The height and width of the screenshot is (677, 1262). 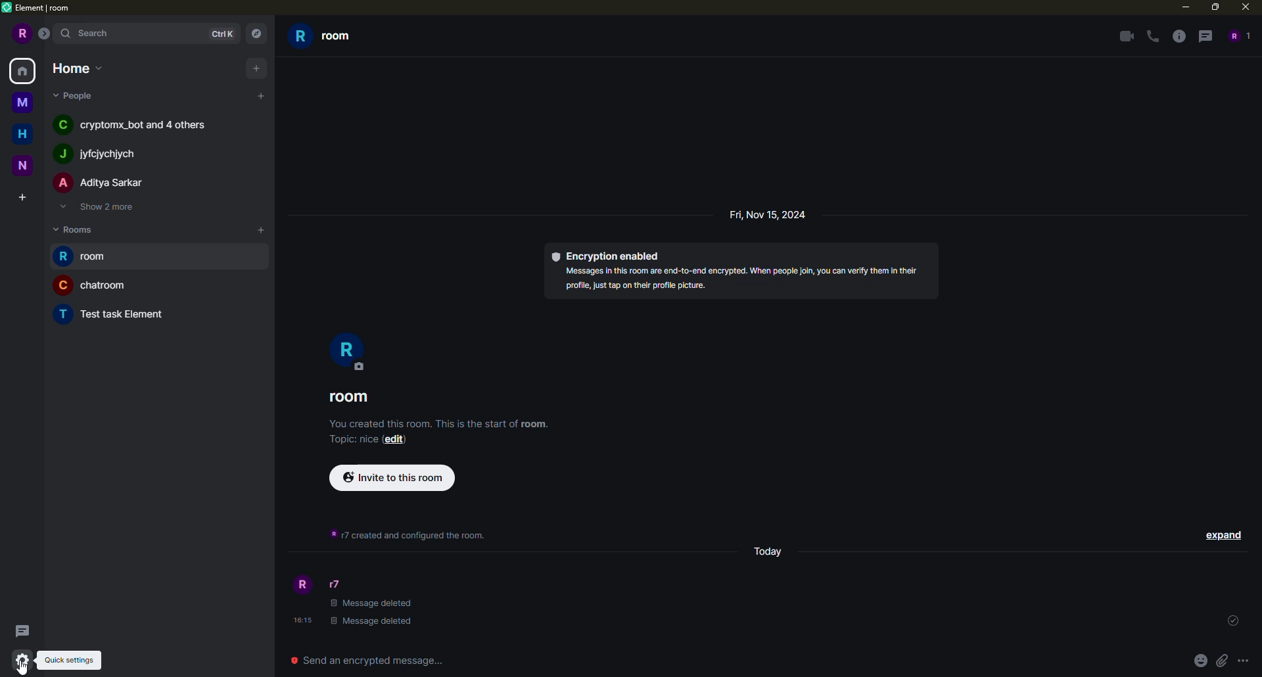 What do you see at coordinates (20, 34) in the screenshot?
I see `profile` at bounding box center [20, 34].